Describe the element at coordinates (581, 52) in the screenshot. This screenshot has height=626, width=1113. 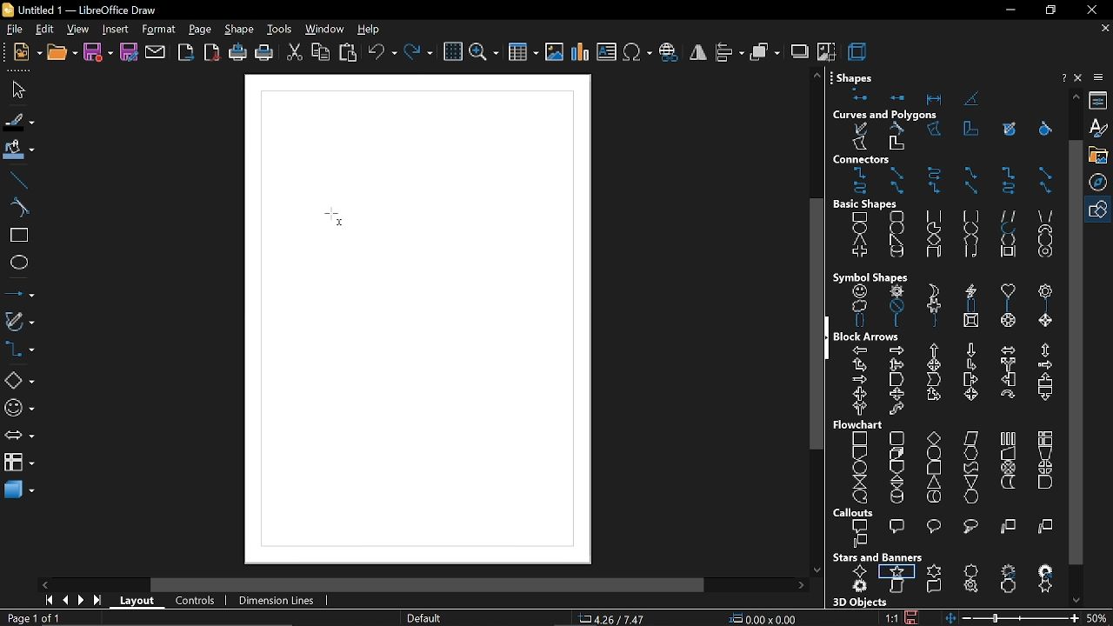
I see `insert chart` at that location.